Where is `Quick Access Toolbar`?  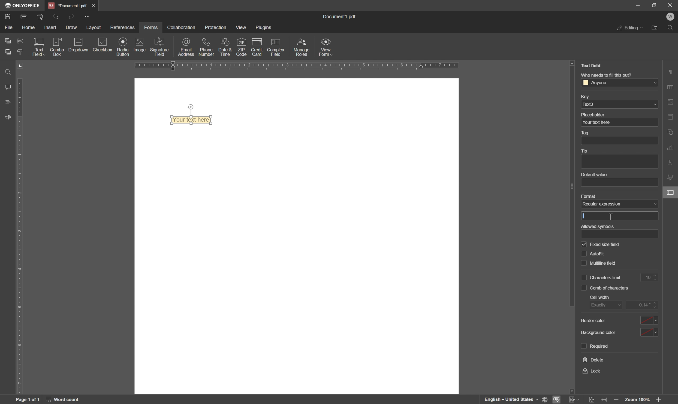
Quick Access Toolbar is located at coordinates (87, 16).